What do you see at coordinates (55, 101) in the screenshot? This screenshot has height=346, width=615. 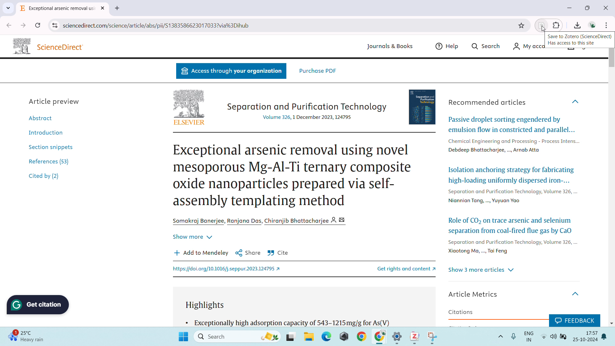 I see `Article preview` at bounding box center [55, 101].